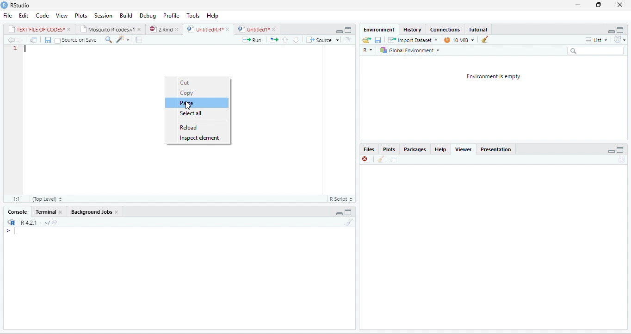 The height and width of the screenshot is (334, 631). Describe the element at coordinates (318, 40) in the screenshot. I see `source` at that location.